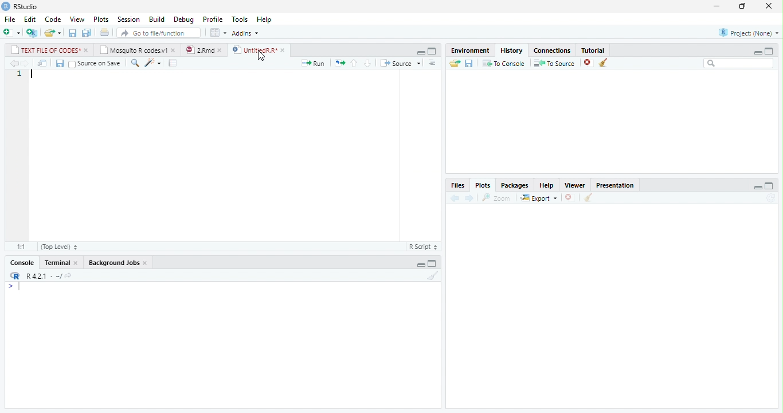 Image resolution: width=783 pixels, height=413 pixels. I want to click on clean, so click(589, 197).